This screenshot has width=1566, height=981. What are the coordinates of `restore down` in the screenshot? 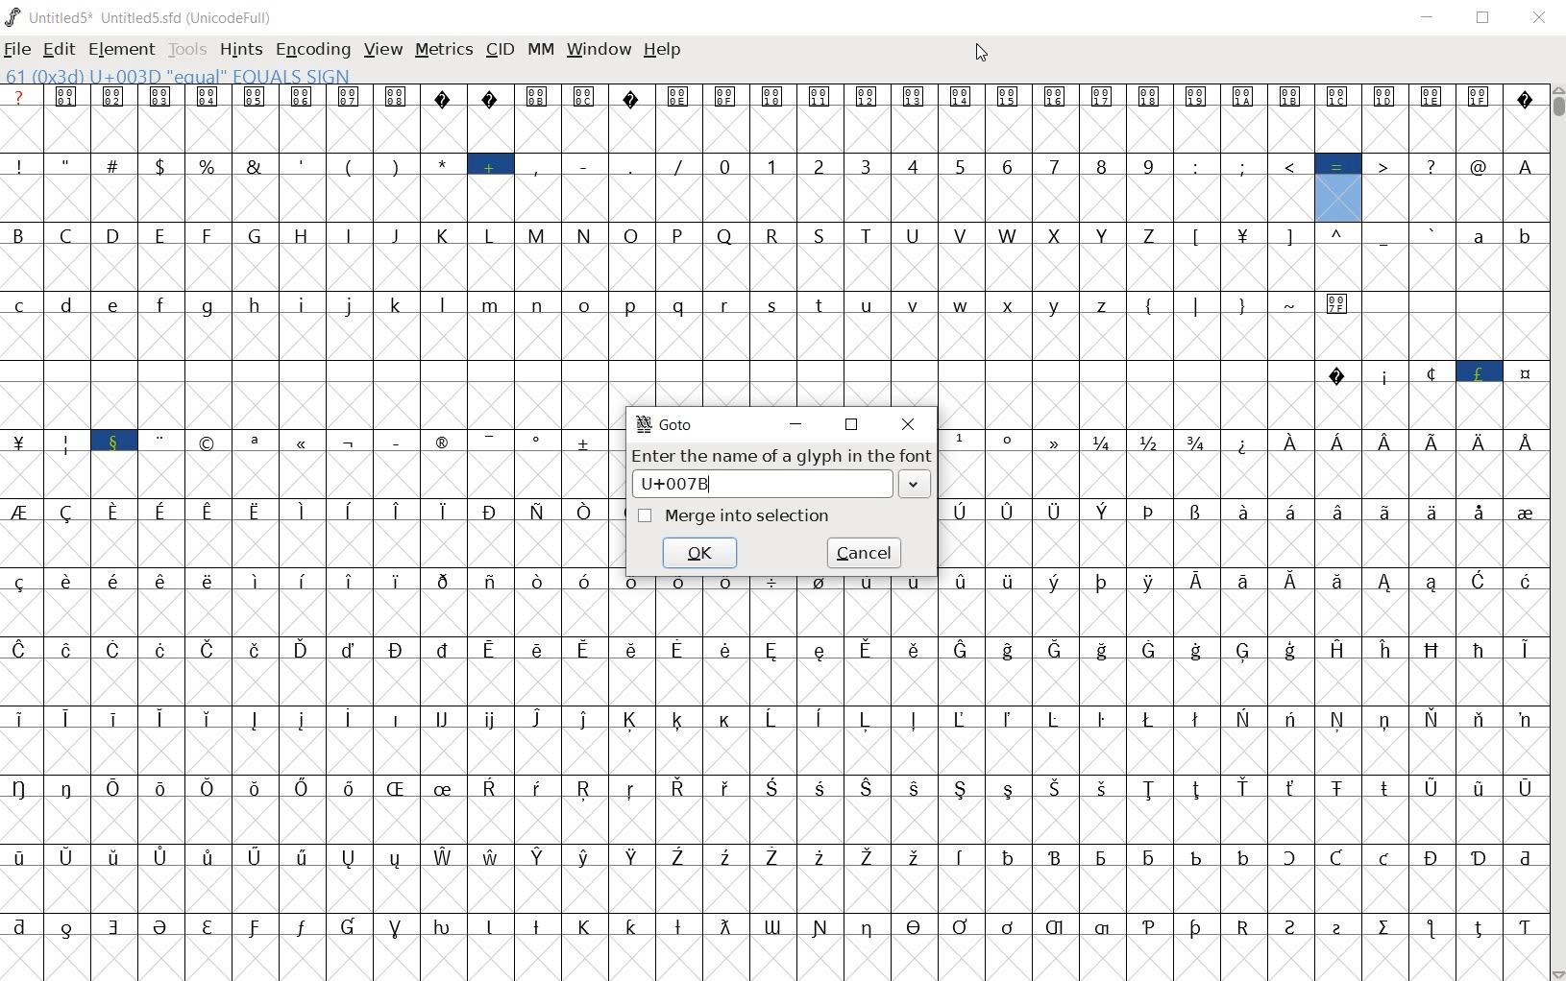 It's located at (853, 426).